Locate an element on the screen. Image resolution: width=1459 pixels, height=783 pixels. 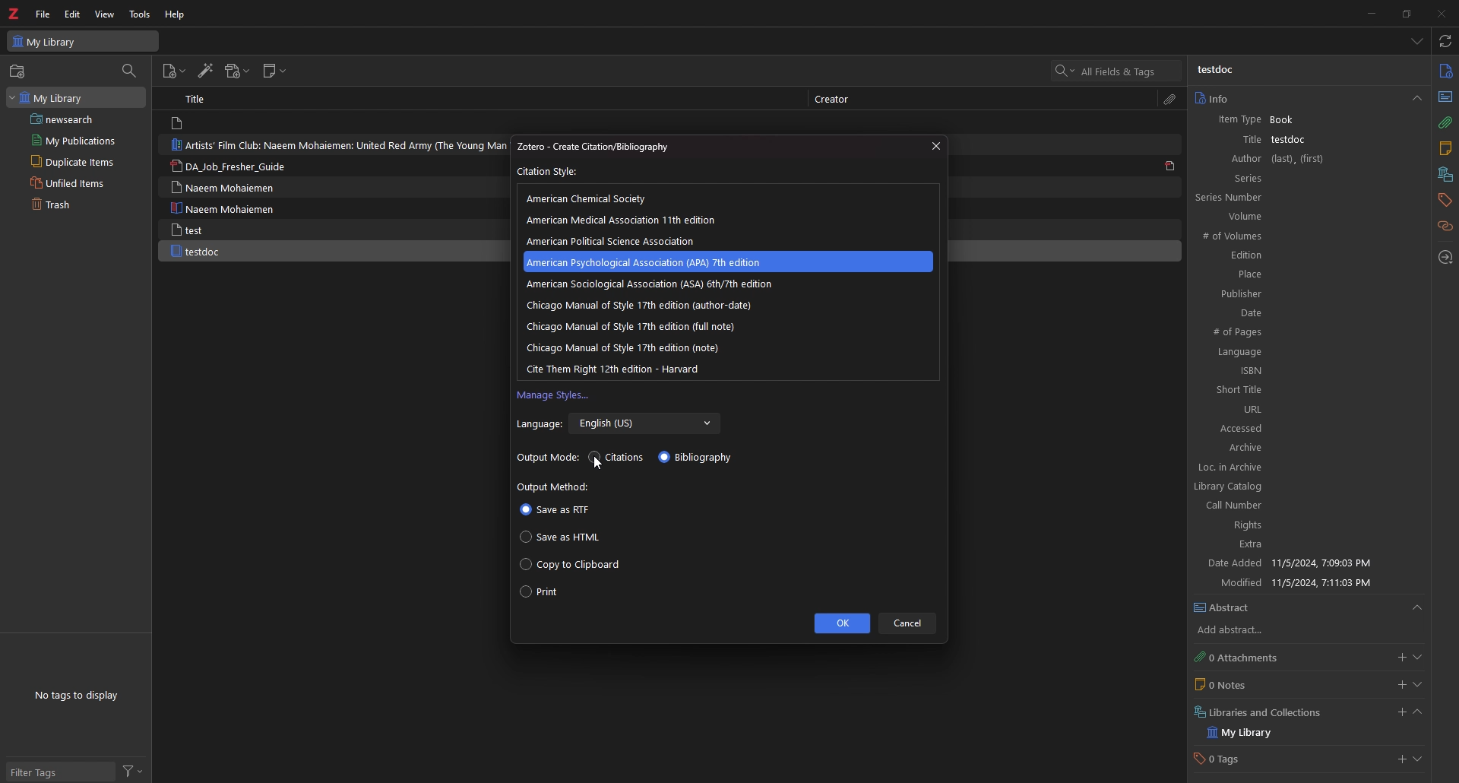
My Library is located at coordinates (83, 40).